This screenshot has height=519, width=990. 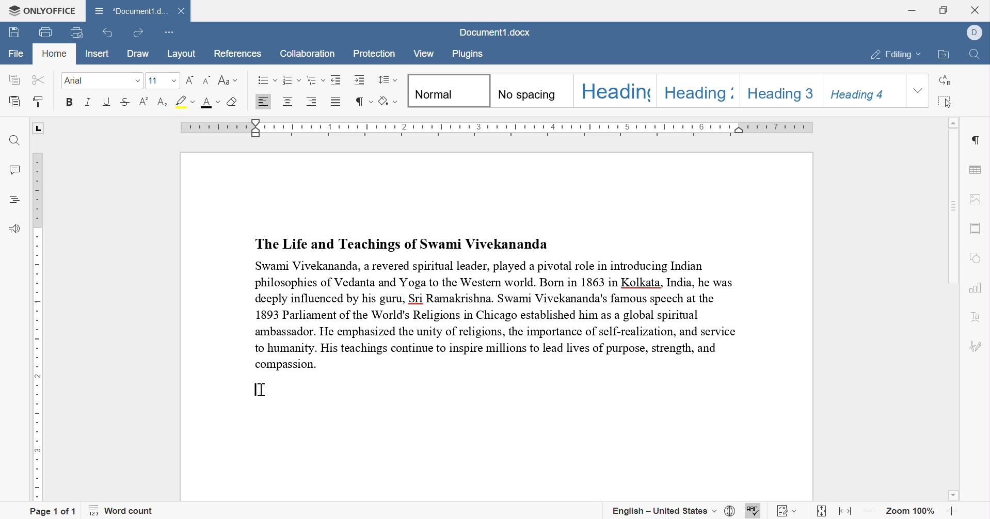 What do you see at coordinates (237, 54) in the screenshot?
I see `references` at bounding box center [237, 54].